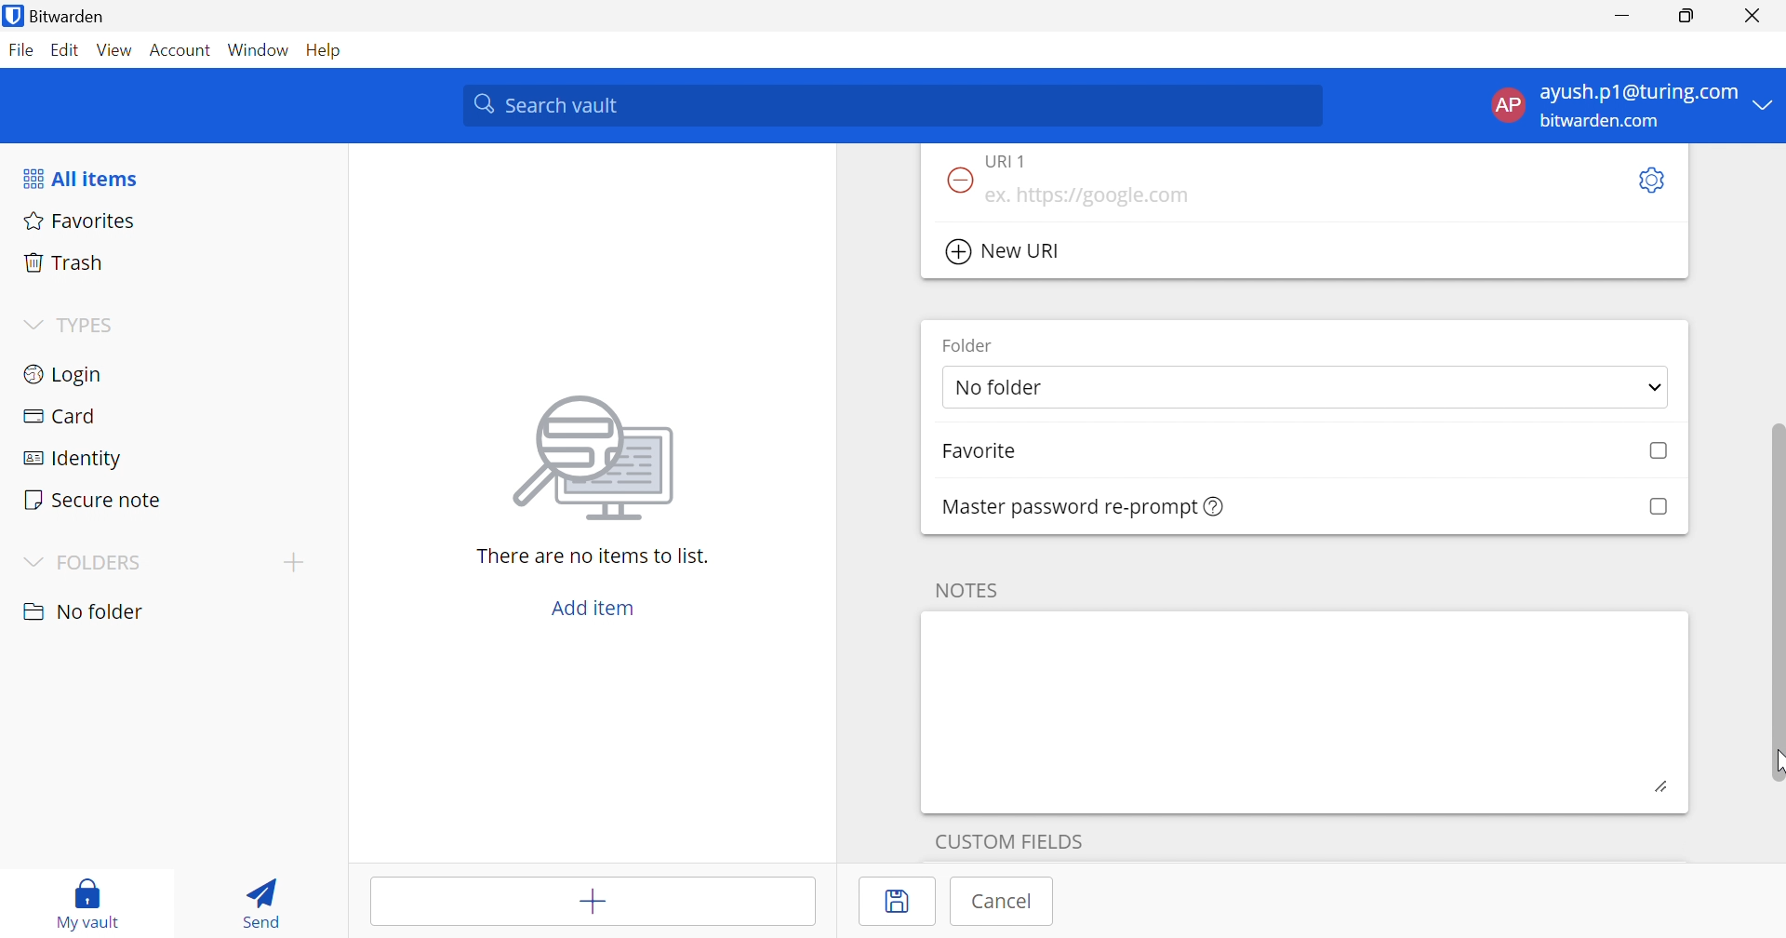  Describe the element at coordinates (1775, 585) in the screenshot. I see `Scroll Bar` at that location.